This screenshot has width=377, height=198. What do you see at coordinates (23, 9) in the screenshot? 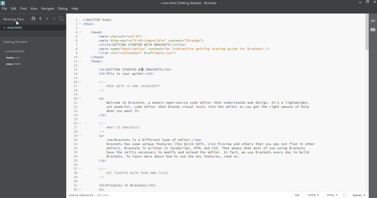
I see `find` at bounding box center [23, 9].